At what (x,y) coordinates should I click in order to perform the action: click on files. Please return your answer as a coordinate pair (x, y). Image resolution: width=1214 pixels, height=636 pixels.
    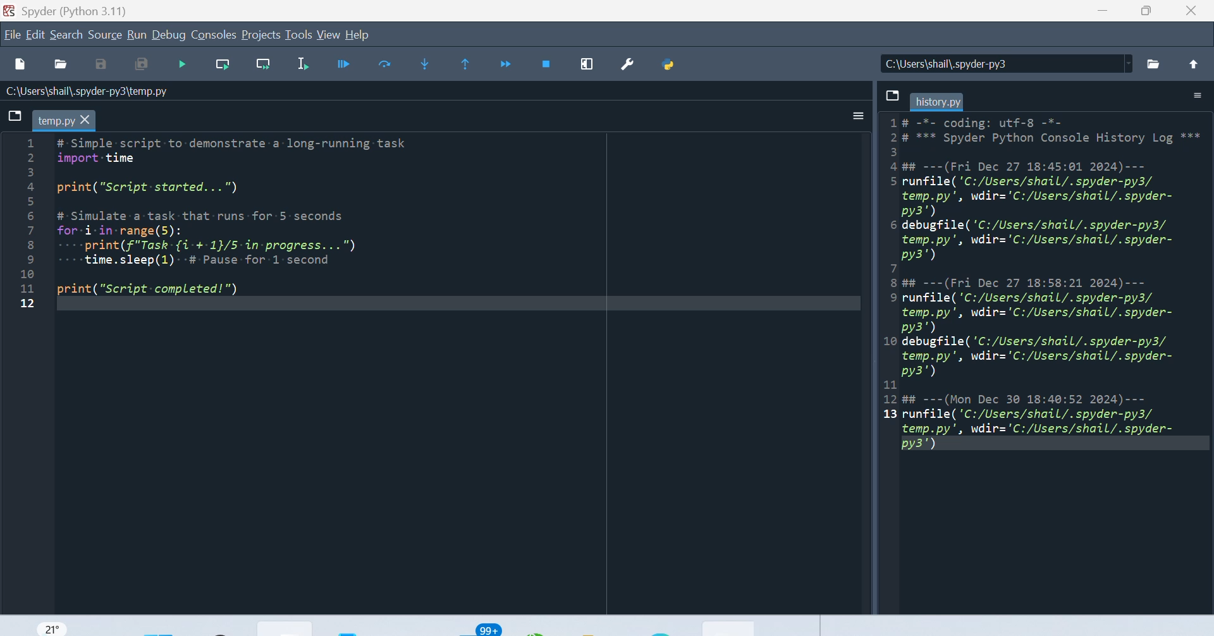
    Looking at the image, I should click on (1155, 59).